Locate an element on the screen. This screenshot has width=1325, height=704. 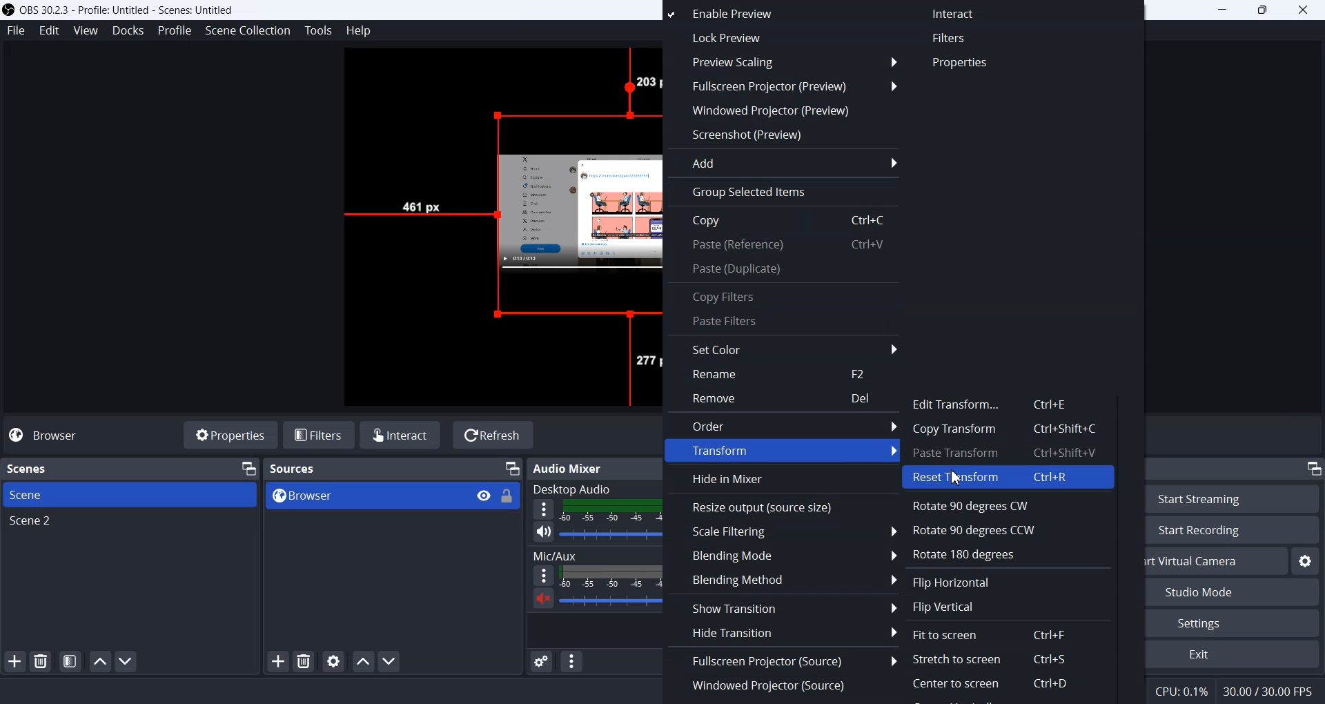
Exit is located at coordinates (1230, 654).